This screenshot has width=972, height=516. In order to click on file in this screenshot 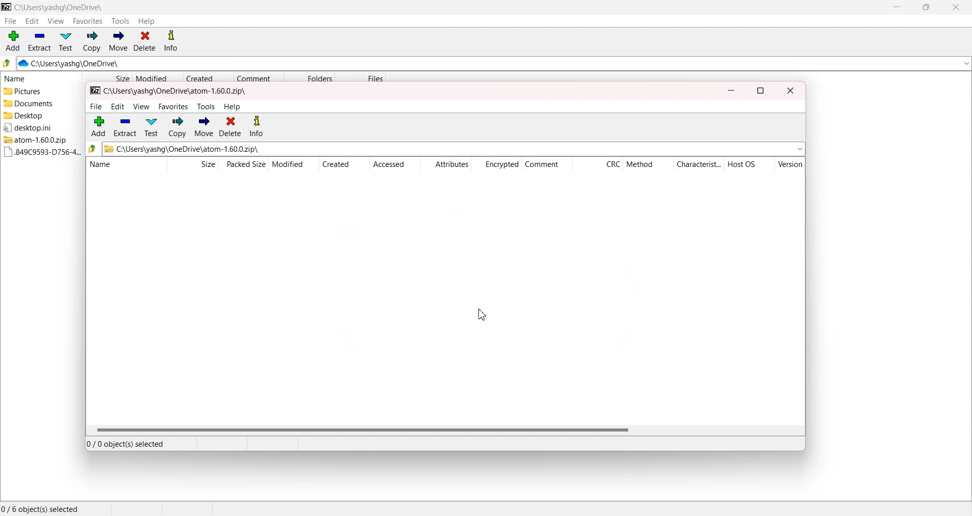, I will do `click(96, 107)`.